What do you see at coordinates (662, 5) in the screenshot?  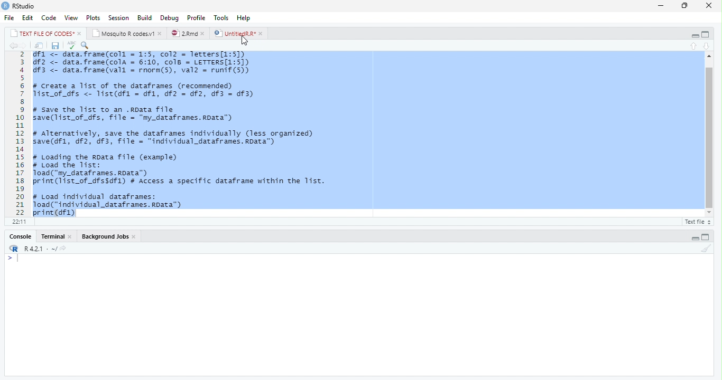 I see `Minimize` at bounding box center [662, 5].